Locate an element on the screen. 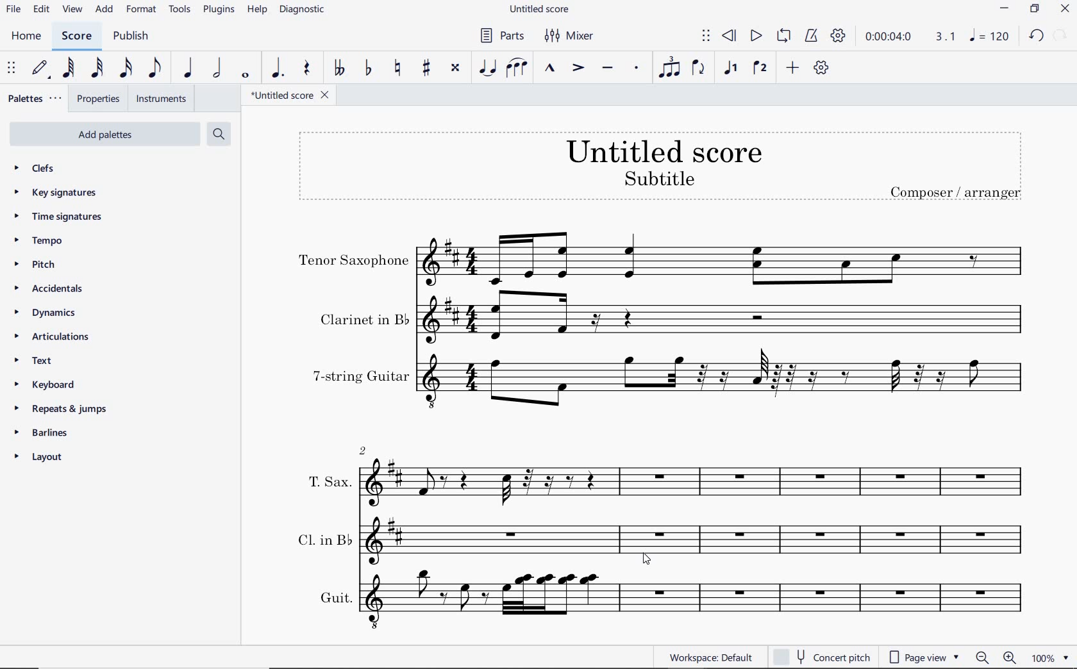 This screenshot has height=669, width=1077. PLAYBACK SETTINGS is located at coordinates (840, 37).